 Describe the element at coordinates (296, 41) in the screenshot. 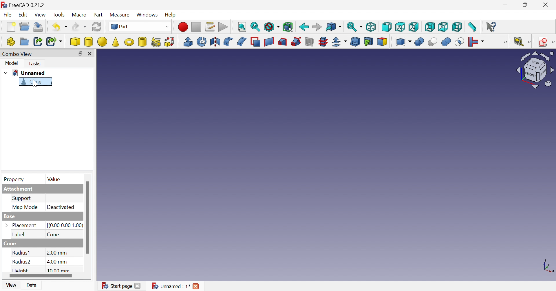

I see `Sweep` at that location.